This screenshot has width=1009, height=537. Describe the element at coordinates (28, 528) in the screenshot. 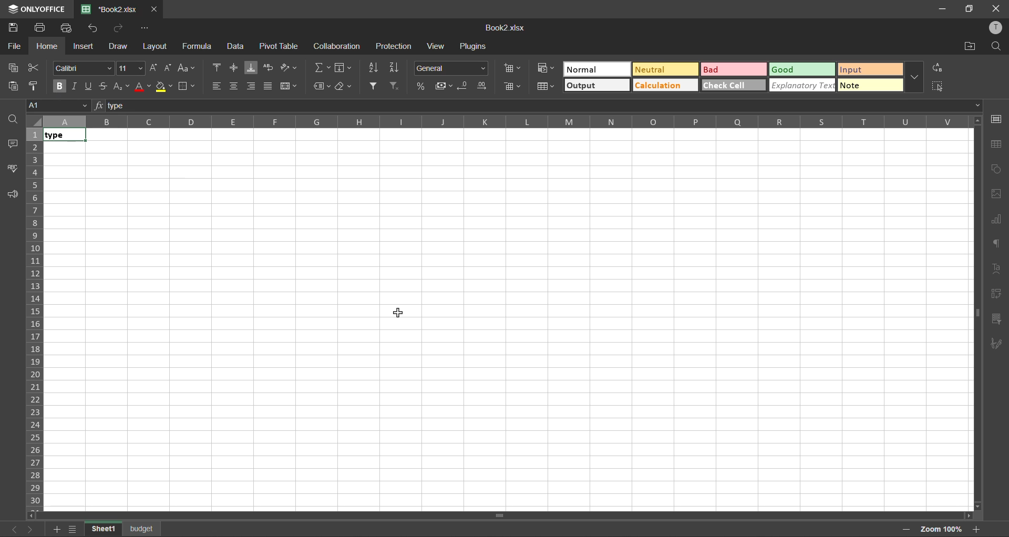

I see `next` at that location.